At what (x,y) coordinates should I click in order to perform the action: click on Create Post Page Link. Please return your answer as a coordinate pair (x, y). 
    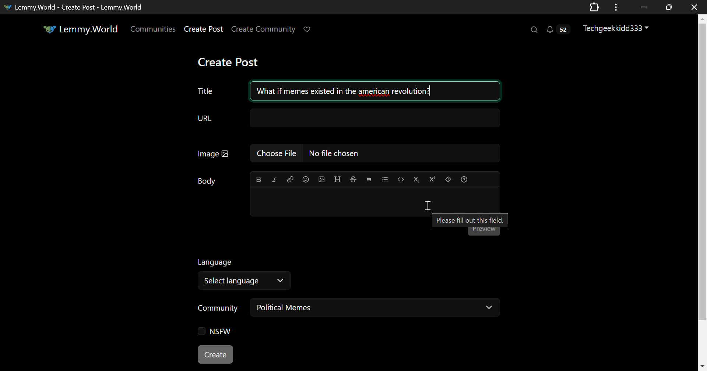
    Looking at the image, I should click on (203, 29).